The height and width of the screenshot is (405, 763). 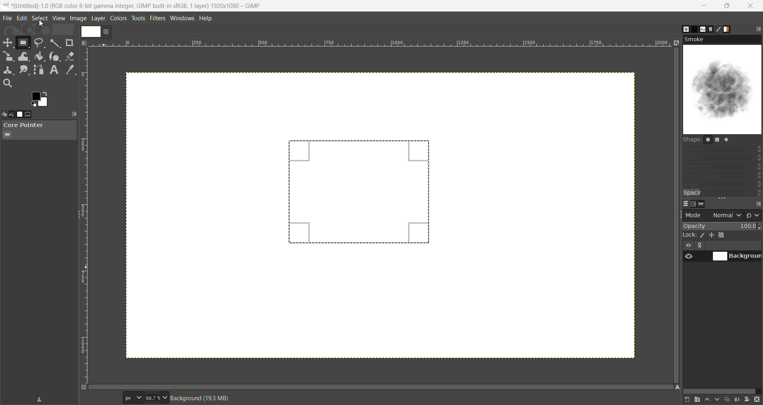 I want to click on paths tool, so click(x=38, y=69).